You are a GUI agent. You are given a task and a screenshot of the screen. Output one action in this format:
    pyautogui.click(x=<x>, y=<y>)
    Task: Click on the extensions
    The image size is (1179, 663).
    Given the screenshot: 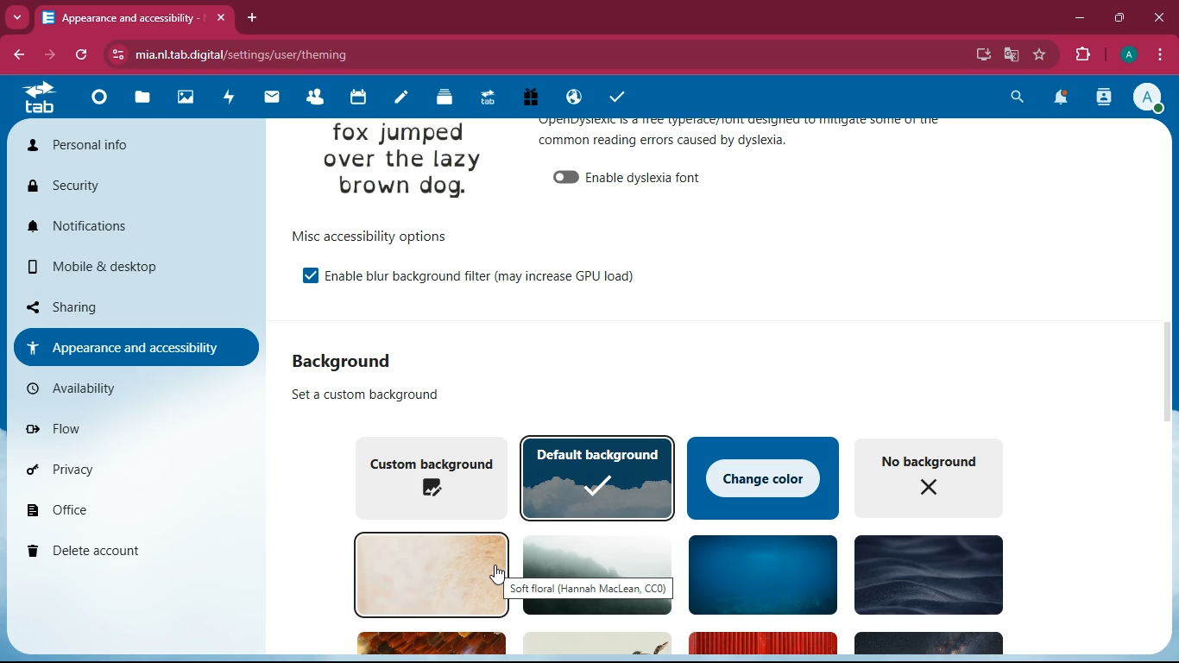 What is the action you would take?
    pyautogui.click(x=1081, y=55)
    